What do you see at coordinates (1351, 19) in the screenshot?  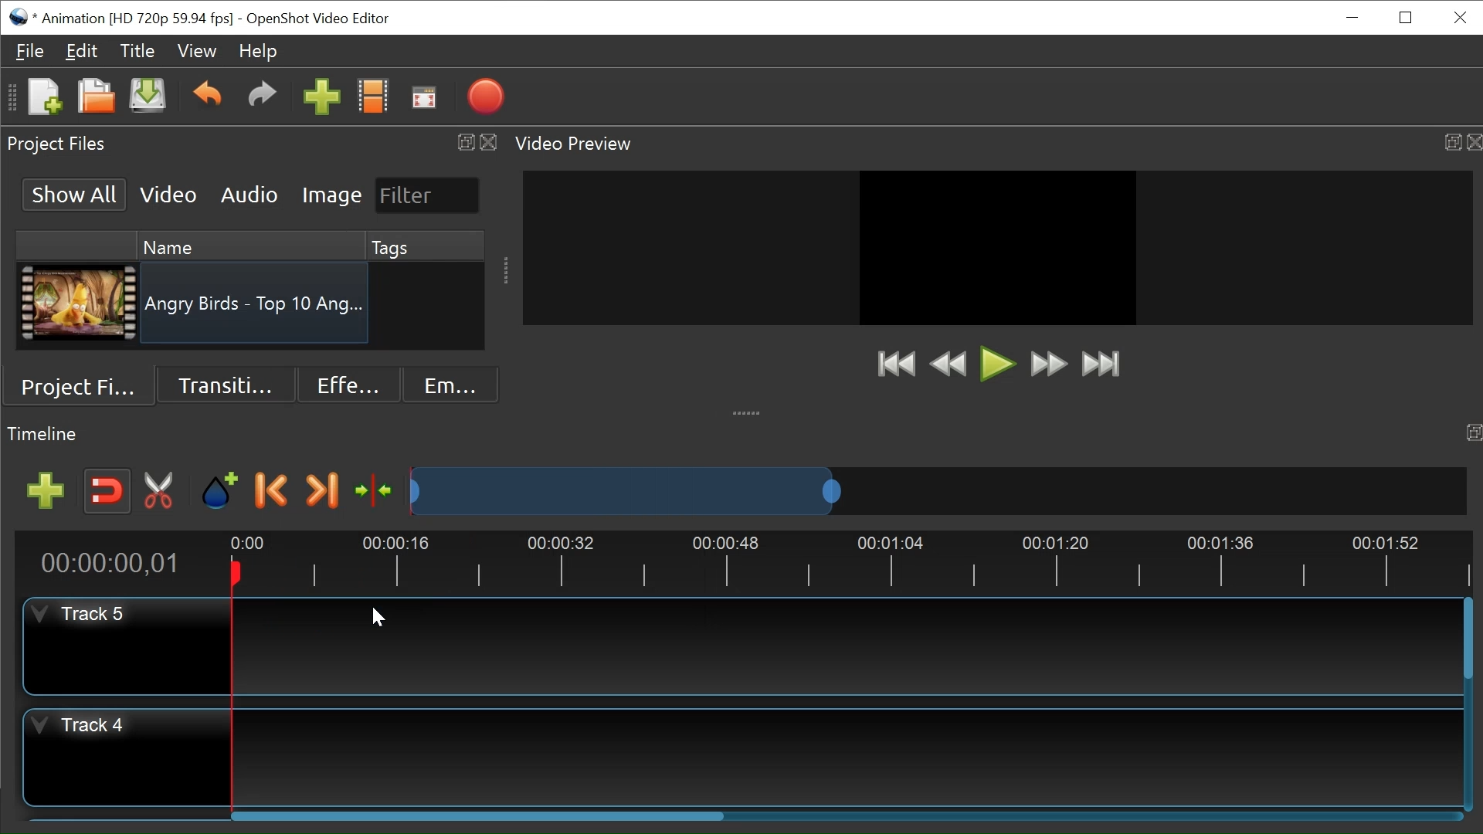 I see `minimize` at bounding box center [1351, 19].